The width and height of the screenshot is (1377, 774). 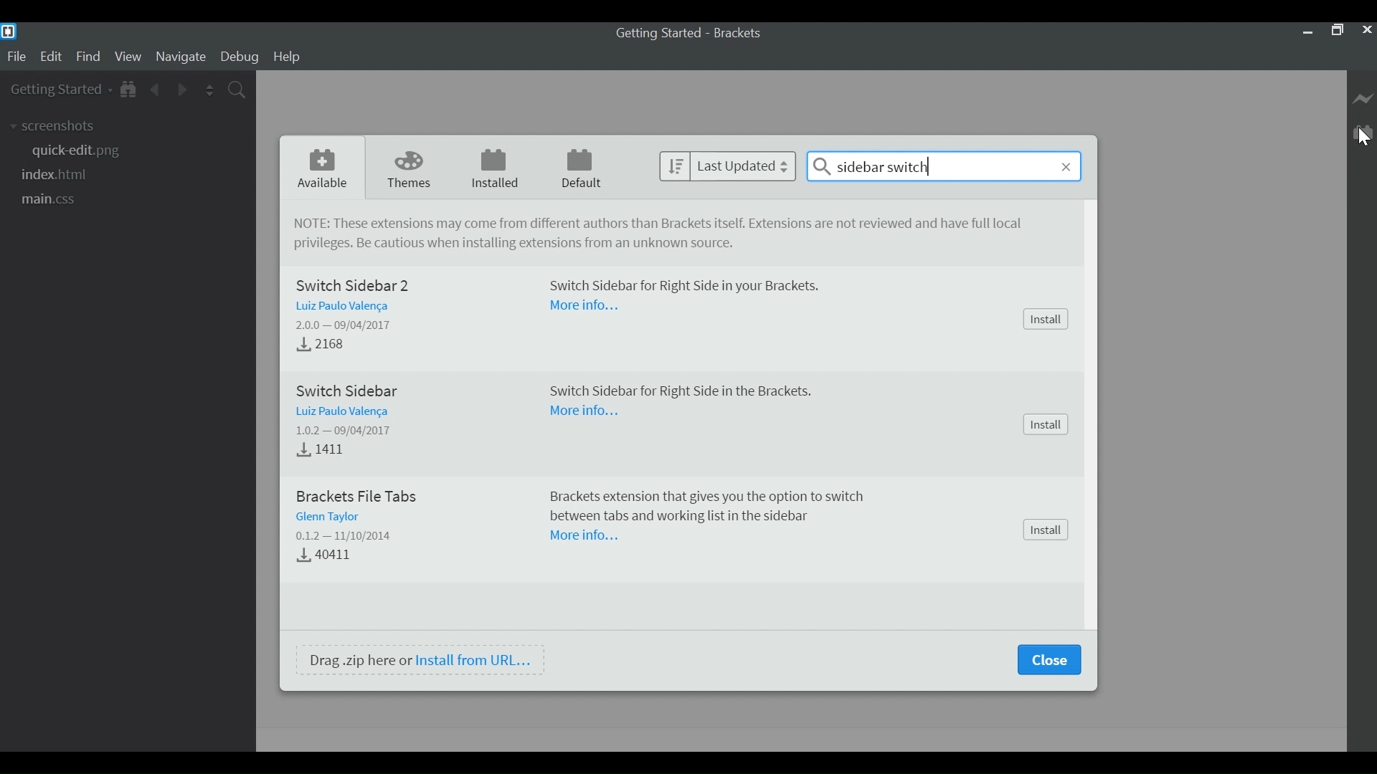 I want to click on Drag .zip here or Install from URL, so click(x=421, y=660).